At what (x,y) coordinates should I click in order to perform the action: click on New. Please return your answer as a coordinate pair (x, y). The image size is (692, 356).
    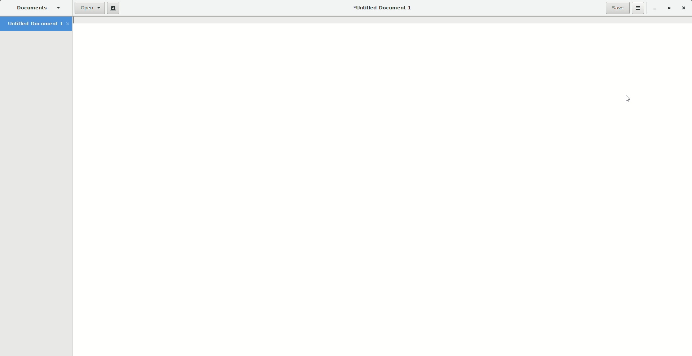
    Looking at the image, I should click on (115, 9).